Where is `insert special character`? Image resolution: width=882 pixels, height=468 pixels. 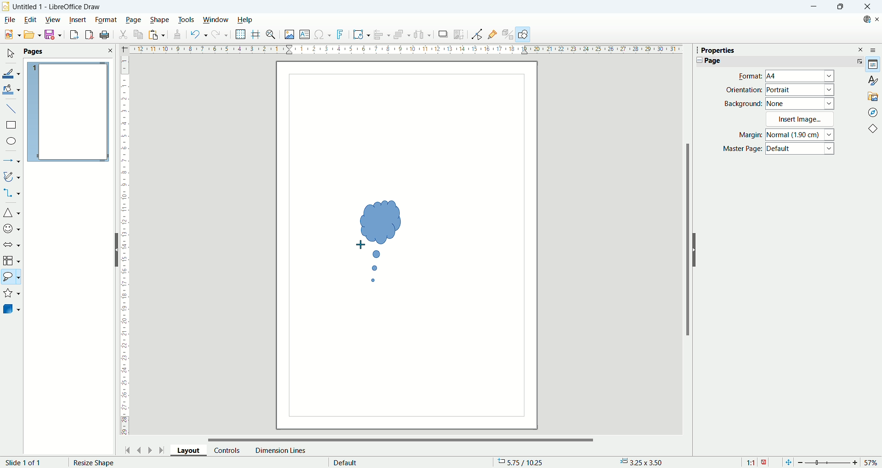 insert special character is located at coordinates (324, 34).